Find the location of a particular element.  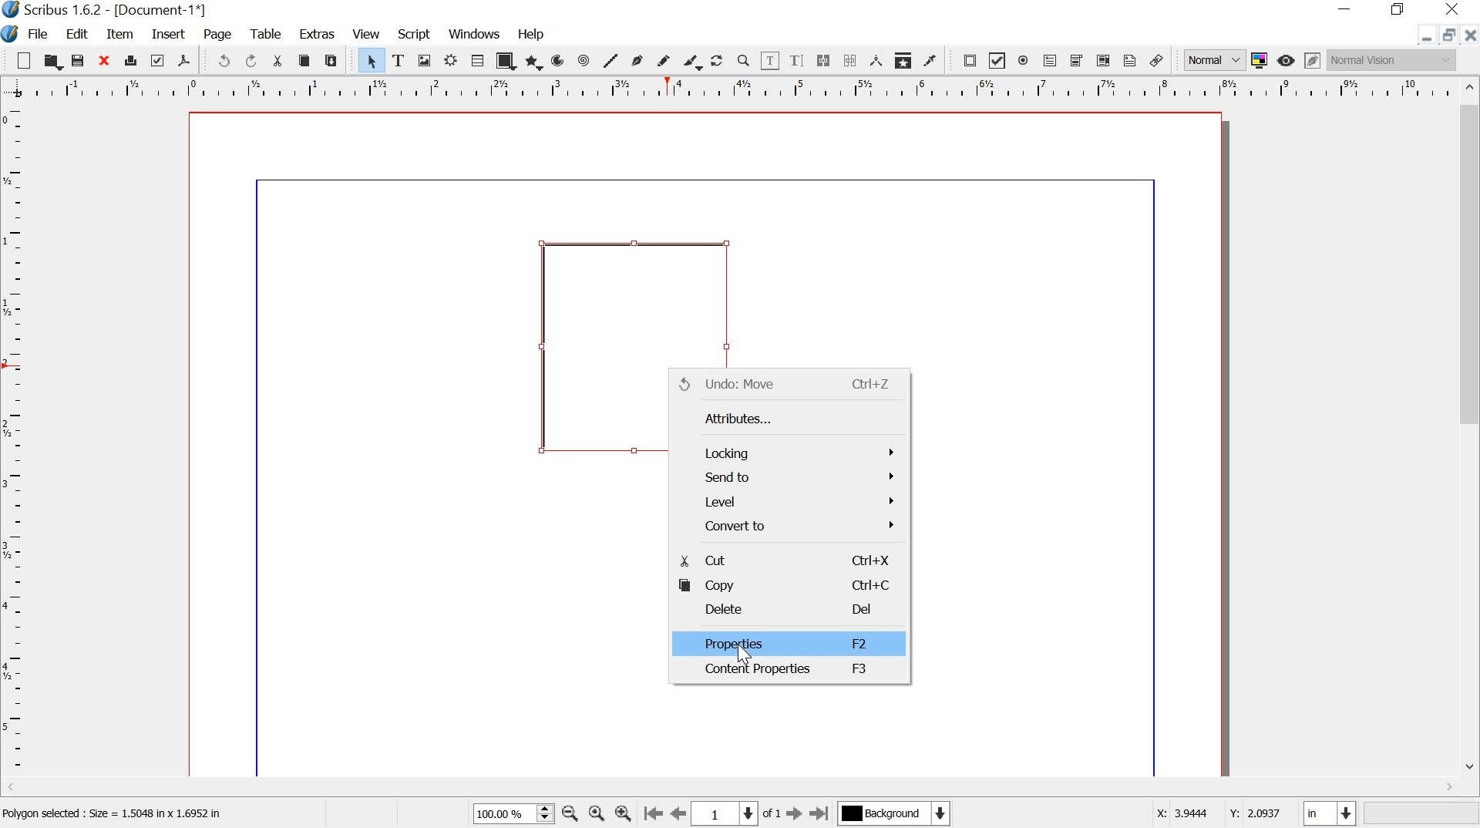

Undo: Move ctrl+Z is located at coordinates (794, 378).